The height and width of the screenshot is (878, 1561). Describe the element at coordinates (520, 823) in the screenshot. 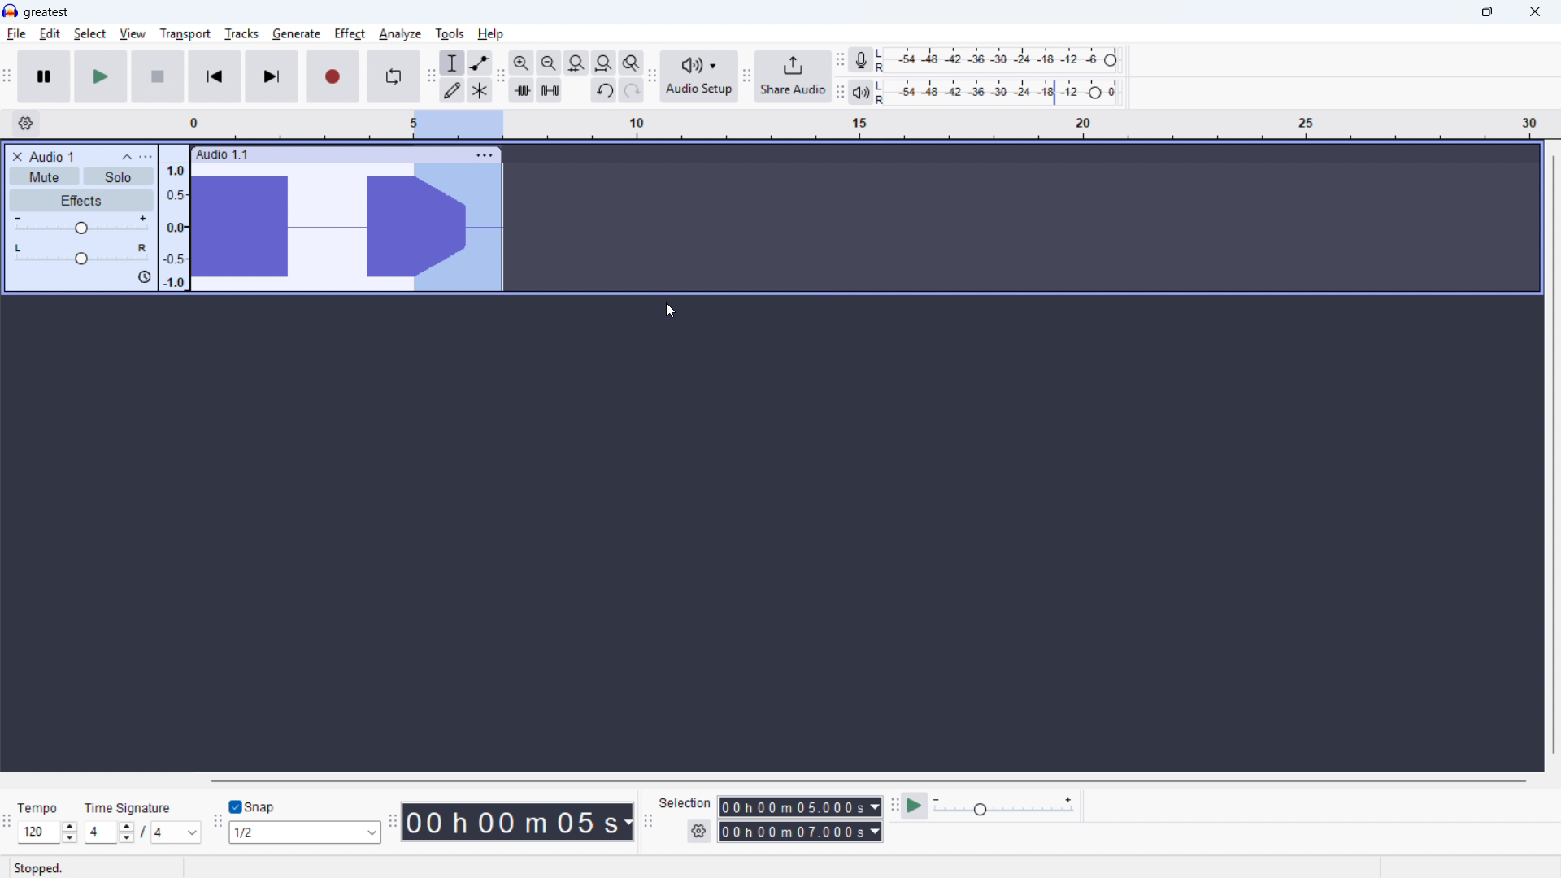

I see `Timestamp ` at that location.